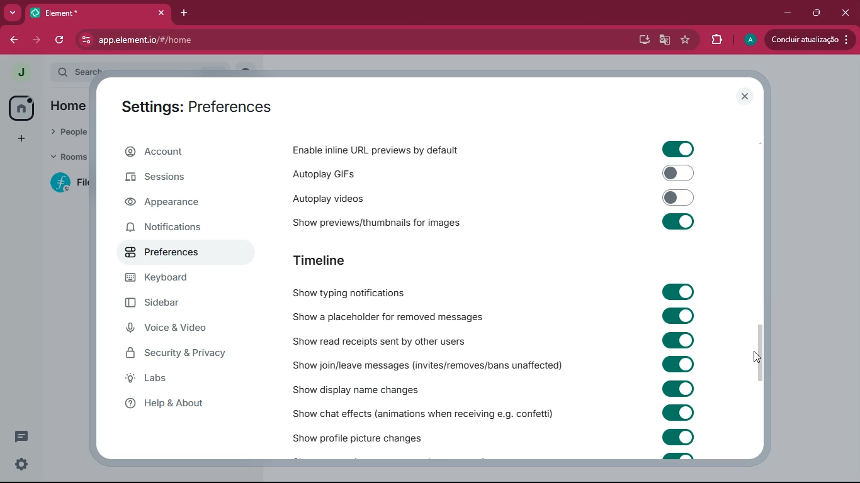  What do you see at coordinates (162, 13) in the screenshot?
I see `close tab` at bounding box center [162, 13].